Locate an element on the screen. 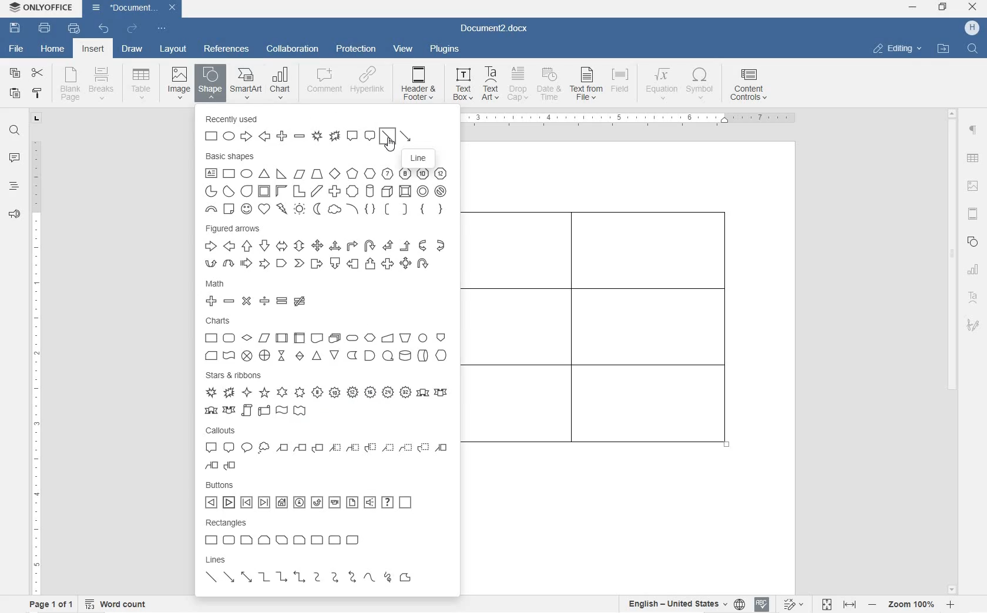  Recently used is located at coordinates (327, 129).